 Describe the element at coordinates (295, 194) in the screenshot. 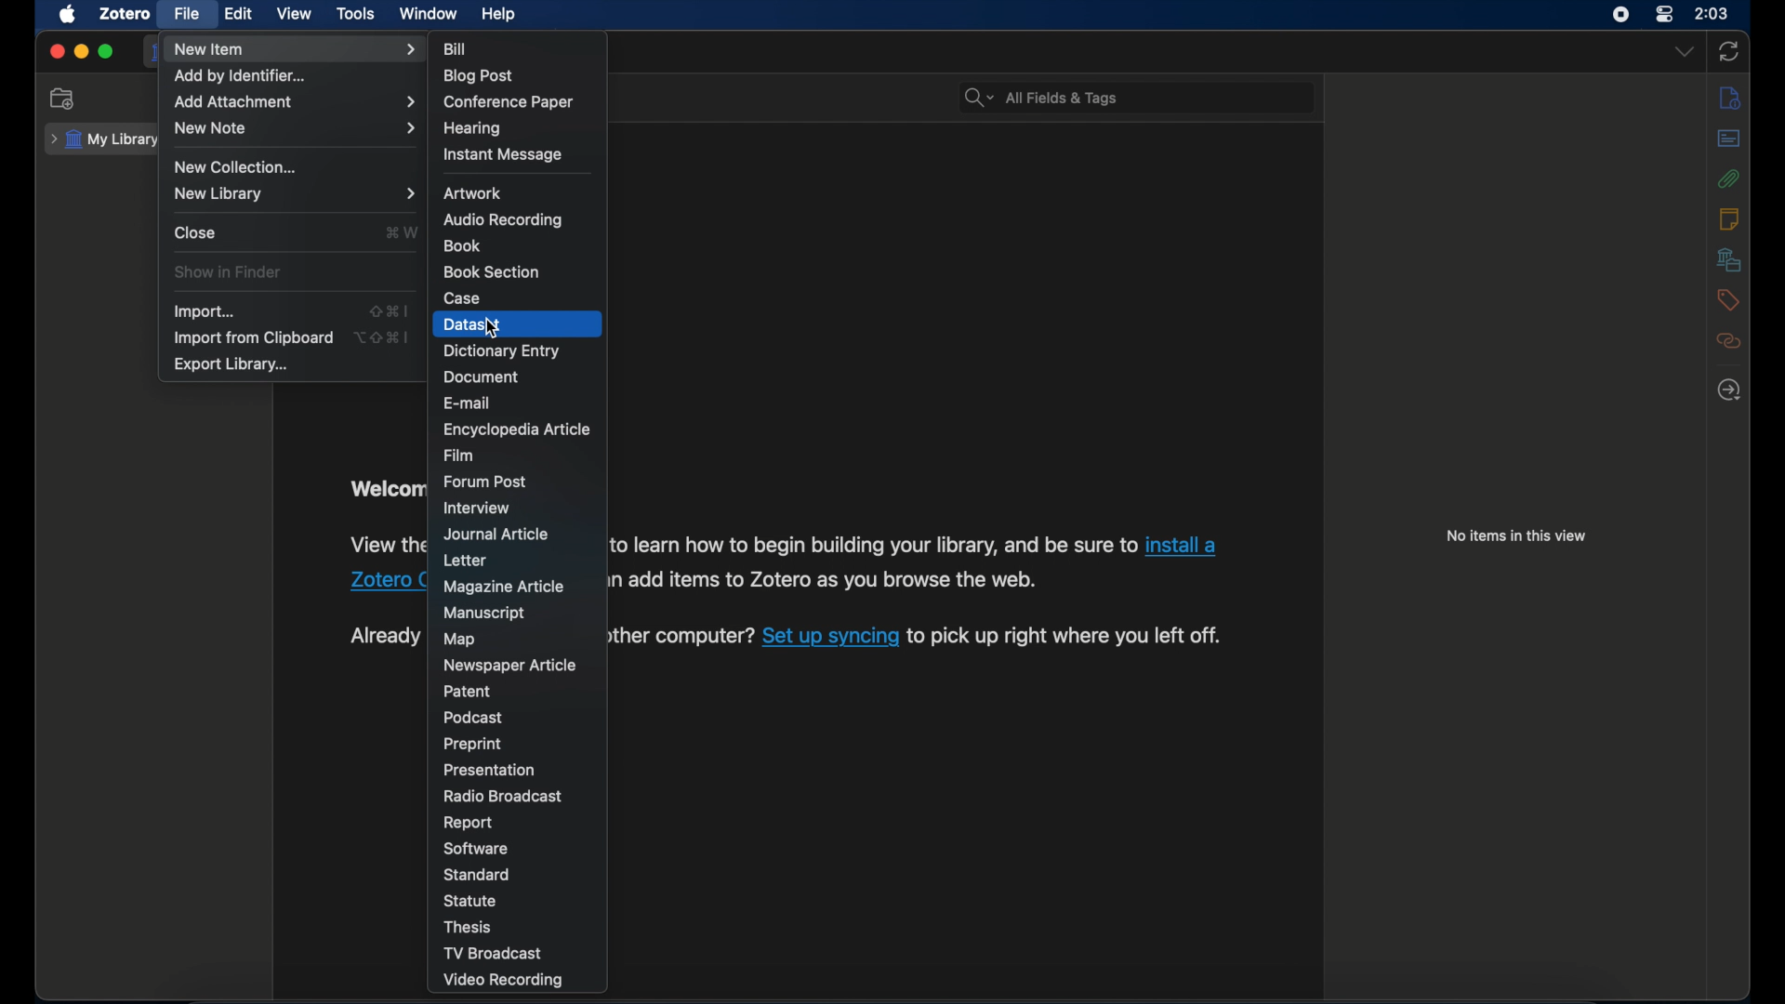

I see `new library` at that location.